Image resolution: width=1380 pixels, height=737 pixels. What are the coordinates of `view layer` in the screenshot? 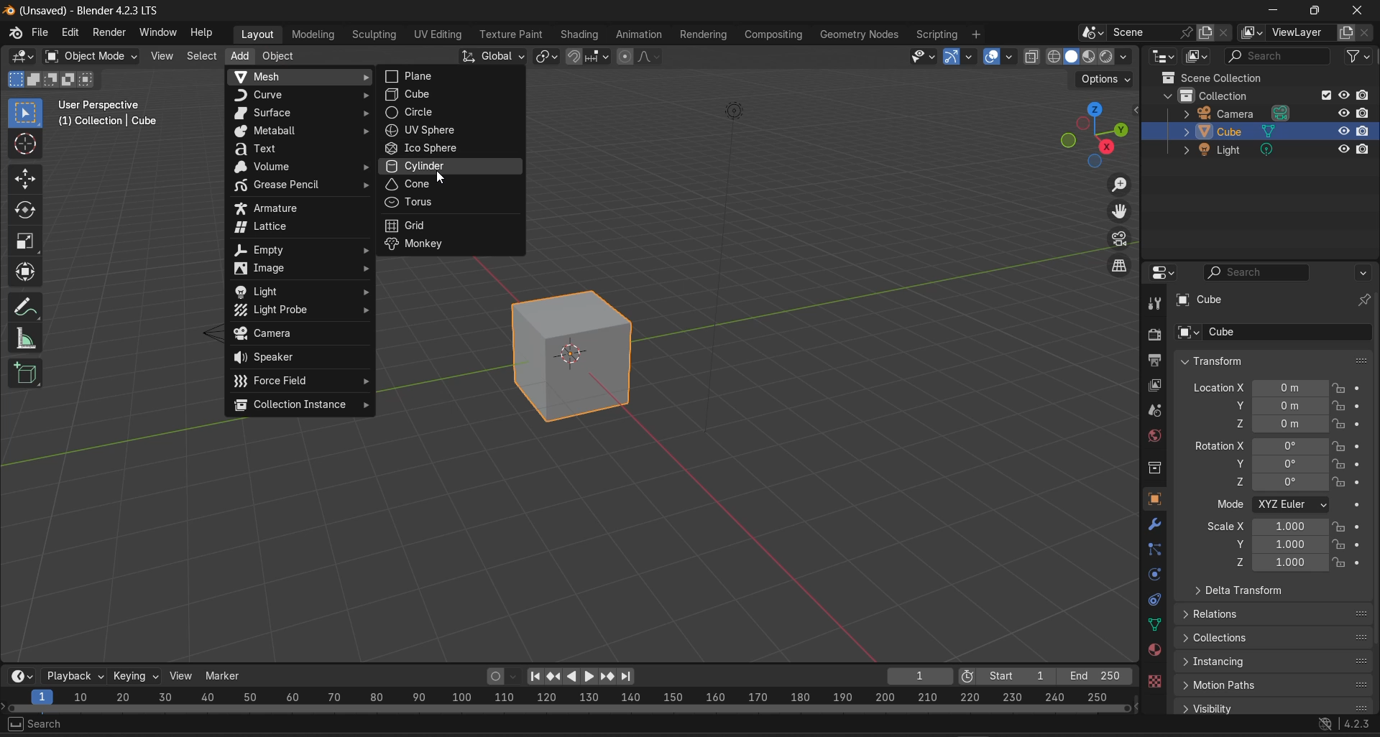 It's located at (1154, 385).